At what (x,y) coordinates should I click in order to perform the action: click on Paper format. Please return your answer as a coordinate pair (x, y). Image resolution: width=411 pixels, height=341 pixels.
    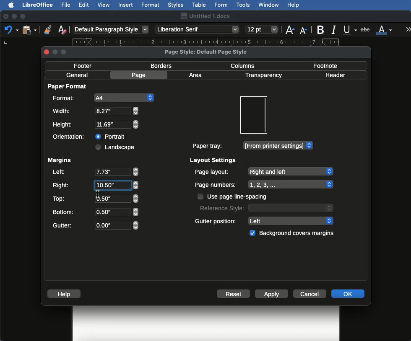
    Looking at the image, I should click on (68, 86).